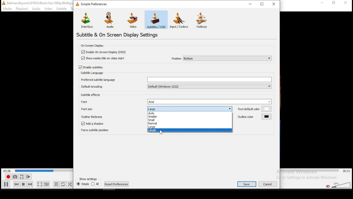 The image size is (353, 199). What do you see at coordinates (190, 130) in the screenshot?
I see `larger` at bounding box center [190, 130].